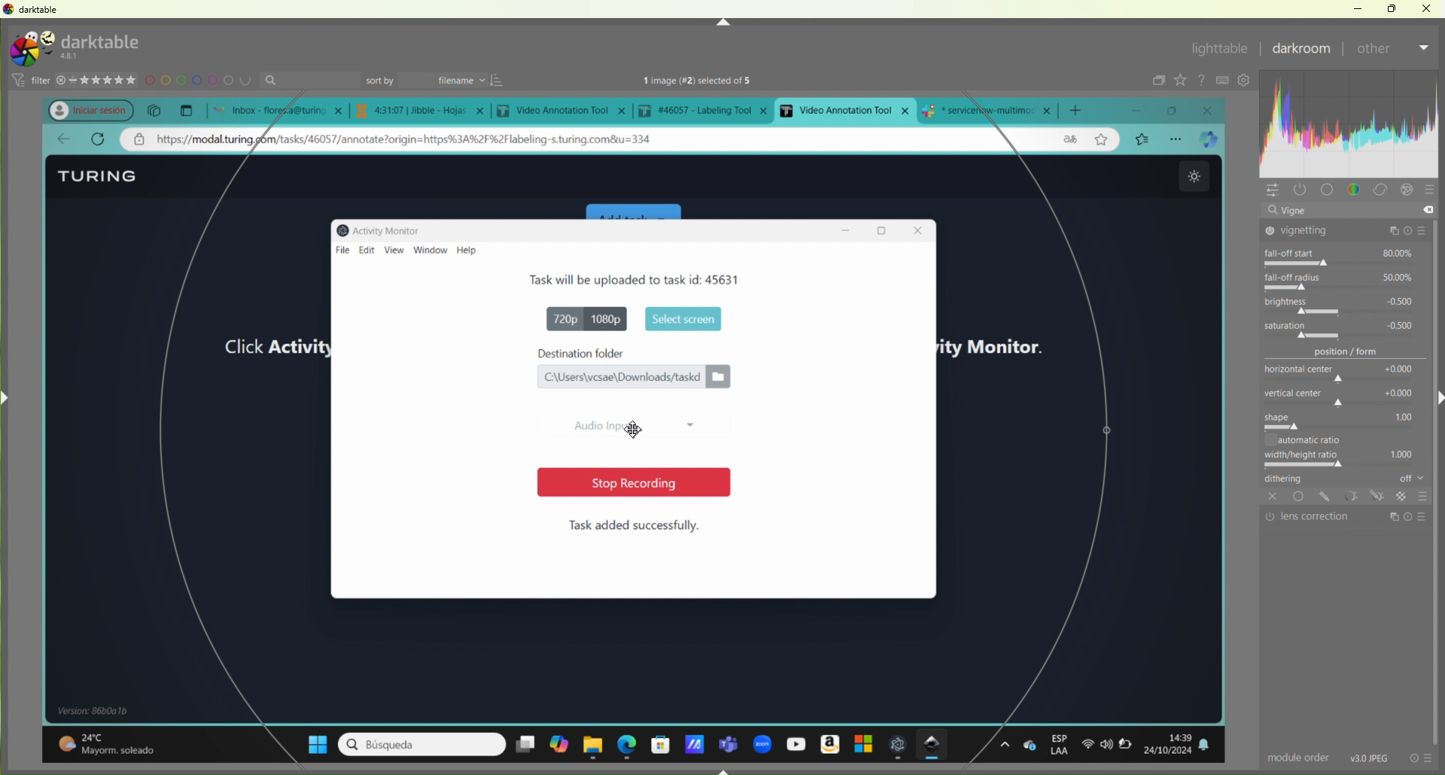 The height and width of the screenshot is (775, 1445). Describe the element at coordinates (525, 744) in the screenshot. I see `desktopms` at that location.